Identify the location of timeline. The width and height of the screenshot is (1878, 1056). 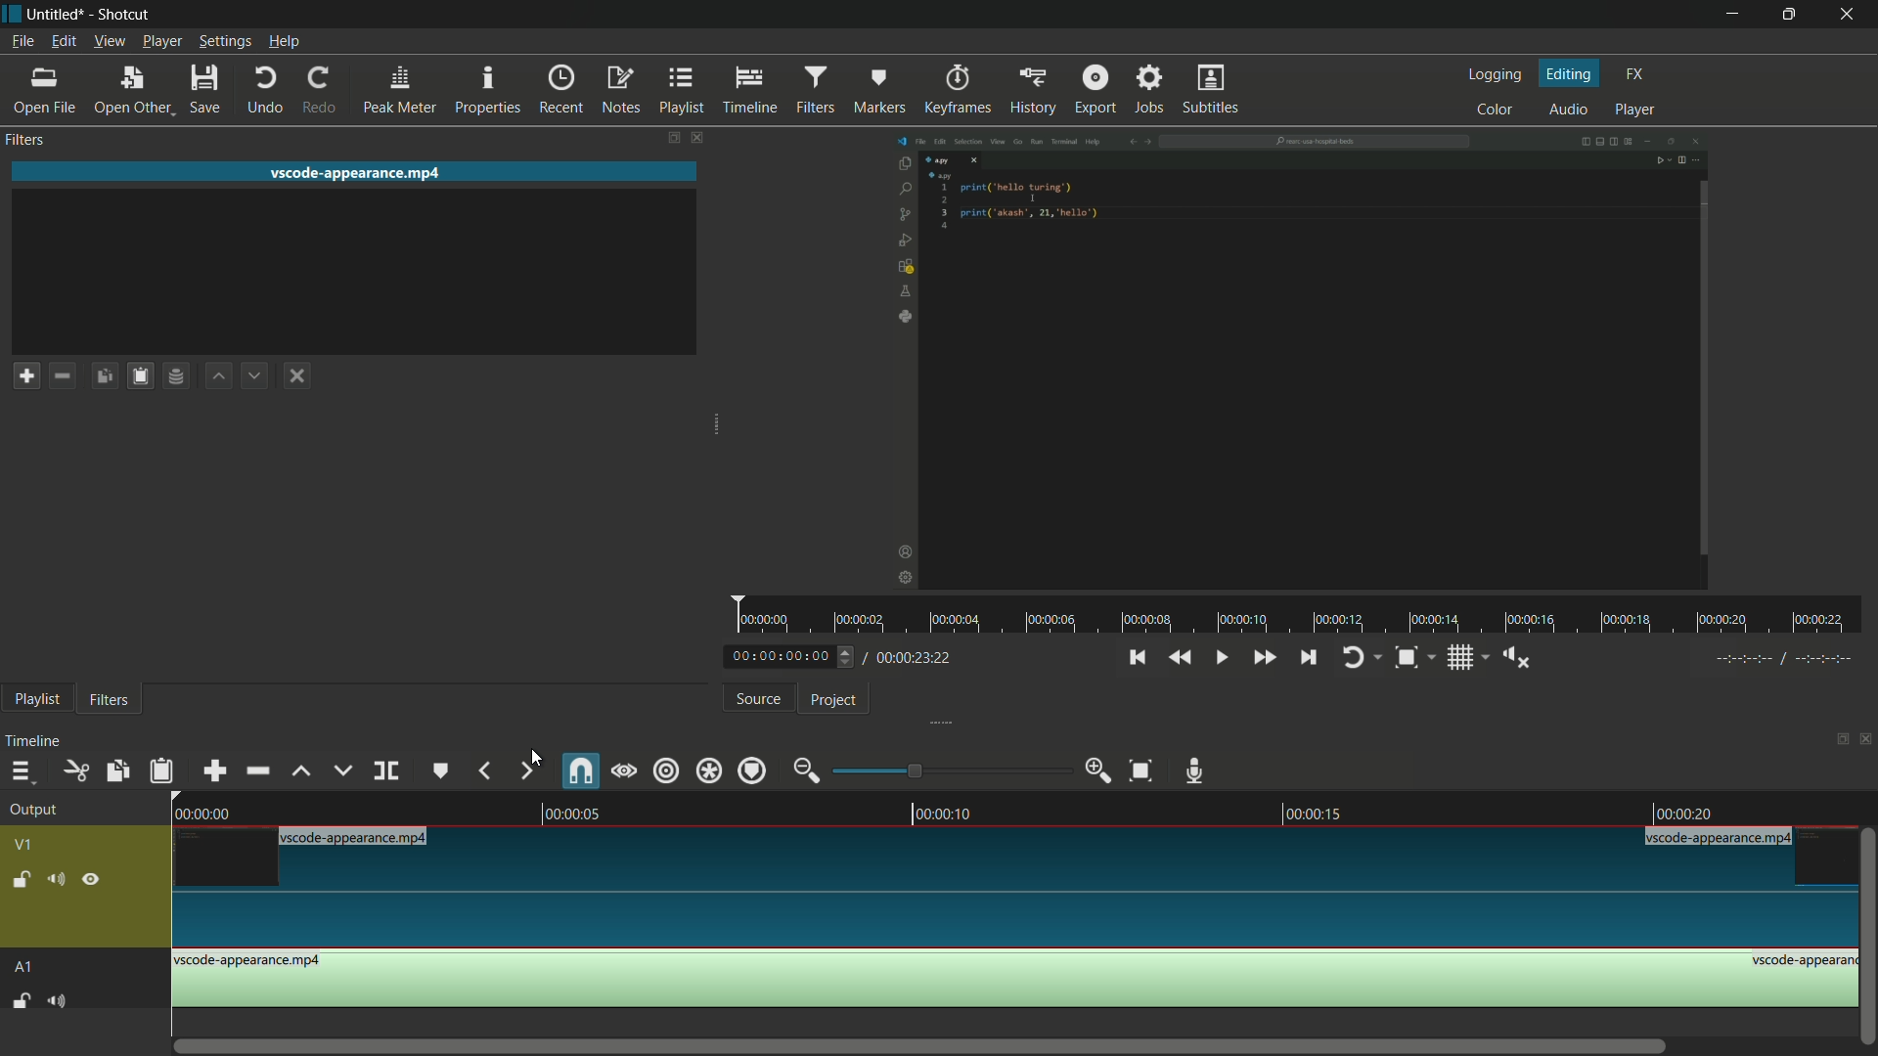
(747, 89).